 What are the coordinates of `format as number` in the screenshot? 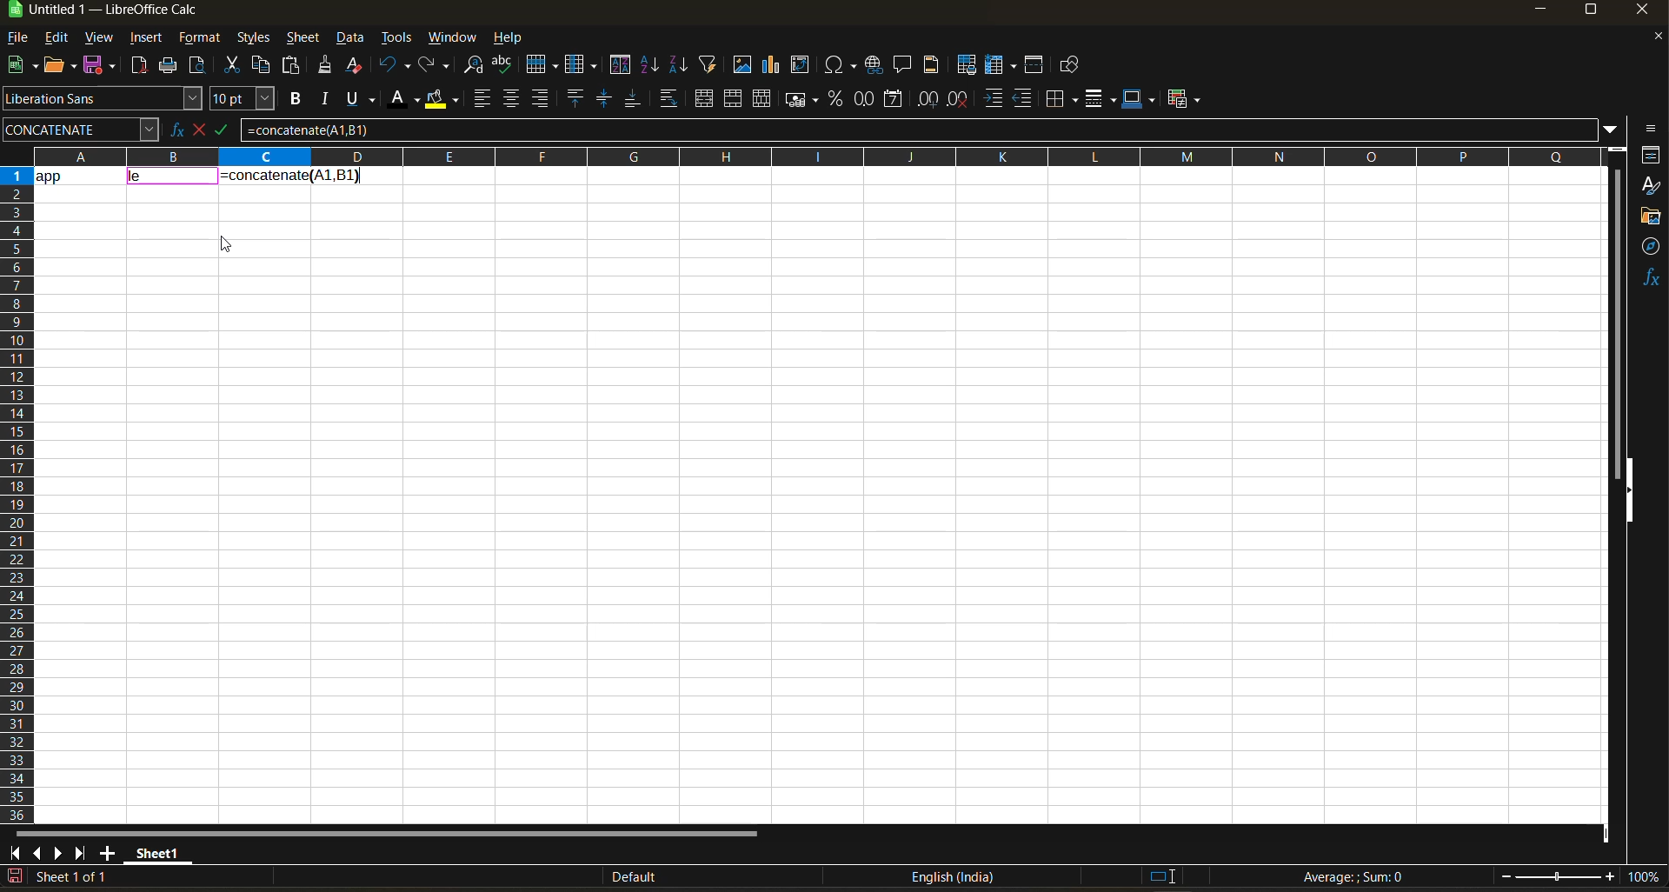 It's located at (868, 100).